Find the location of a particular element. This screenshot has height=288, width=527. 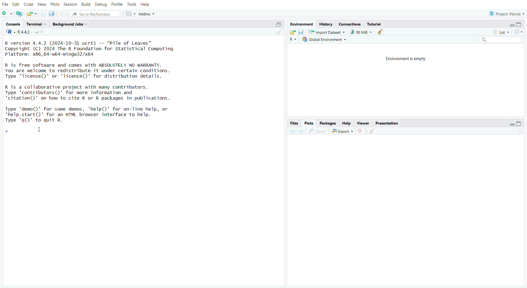

debug is located at coordinates (100, 5).